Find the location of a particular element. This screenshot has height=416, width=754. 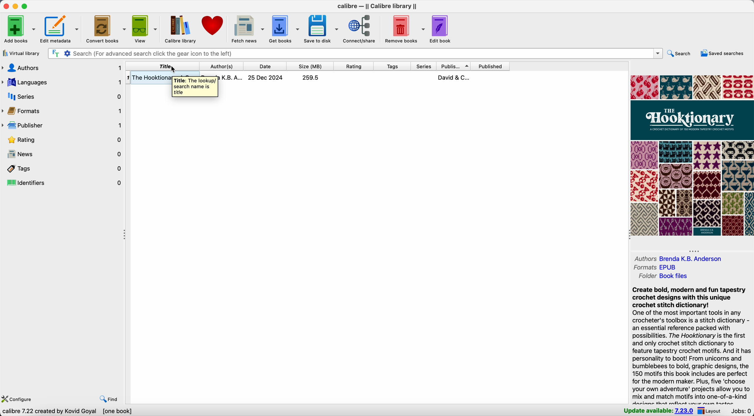

folder Book files is located at coordinates (663, 276).